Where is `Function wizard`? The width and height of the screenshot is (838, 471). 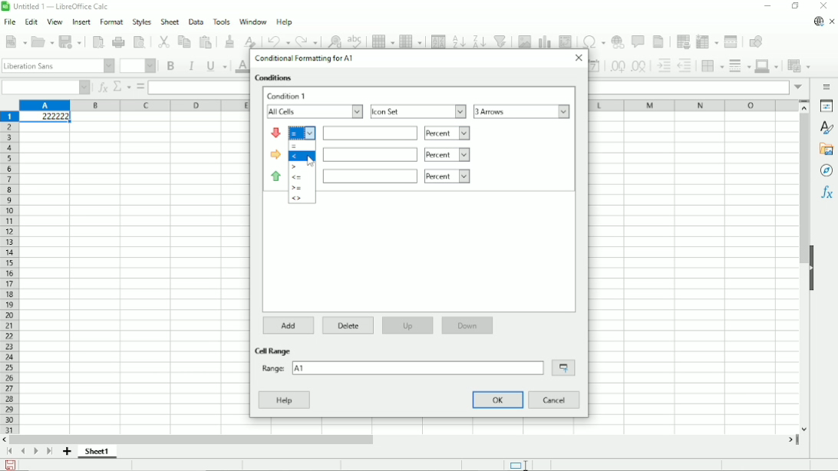
Function wizard is located at coordinates (101, 87).